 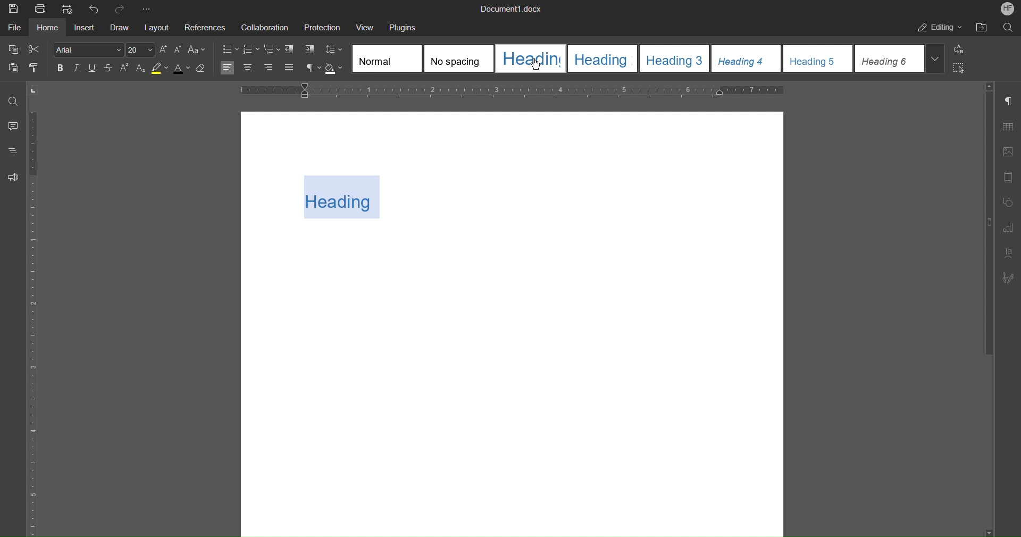 What do you see at coordinates (38, 49) in the screenshot?
I see `Cut` at bounding box center [38, 49].